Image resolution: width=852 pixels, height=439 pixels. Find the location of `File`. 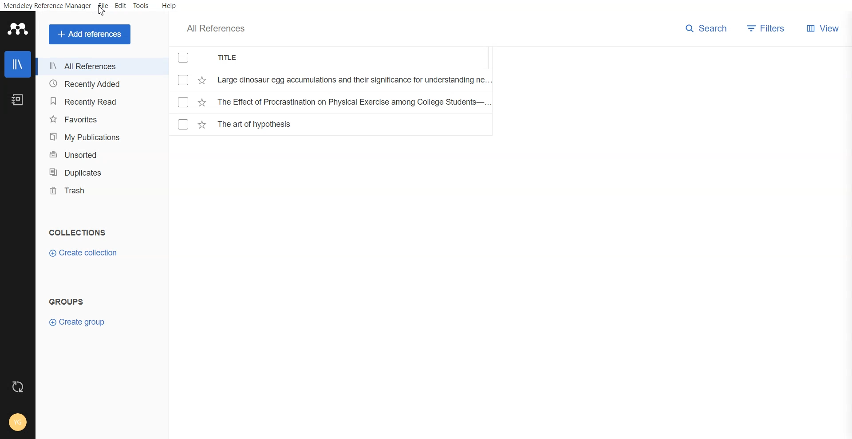

File is located at coordinates (333, 124).